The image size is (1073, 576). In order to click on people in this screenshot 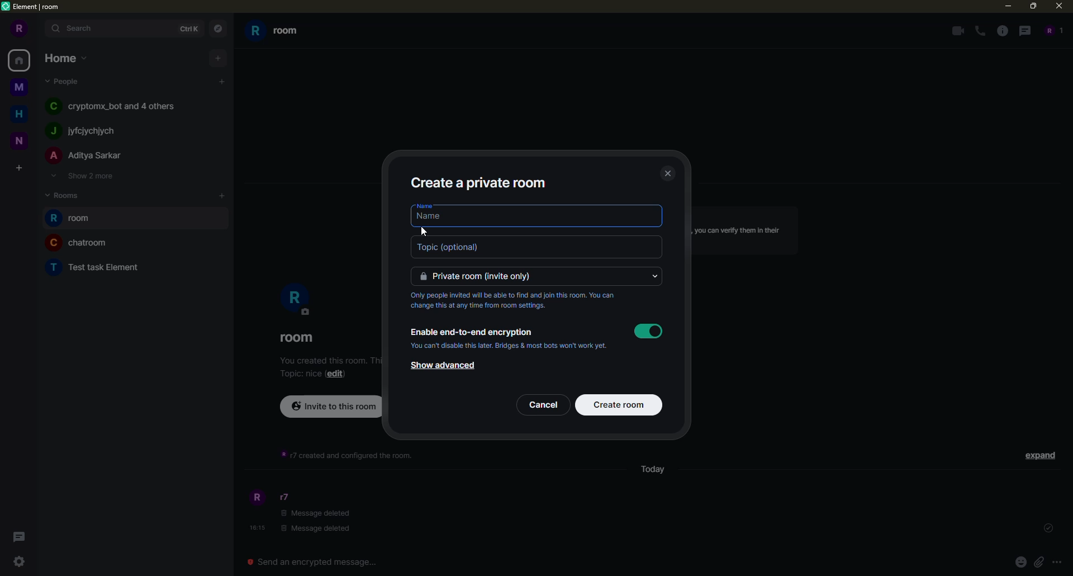, I will do `click(118, 105)`.